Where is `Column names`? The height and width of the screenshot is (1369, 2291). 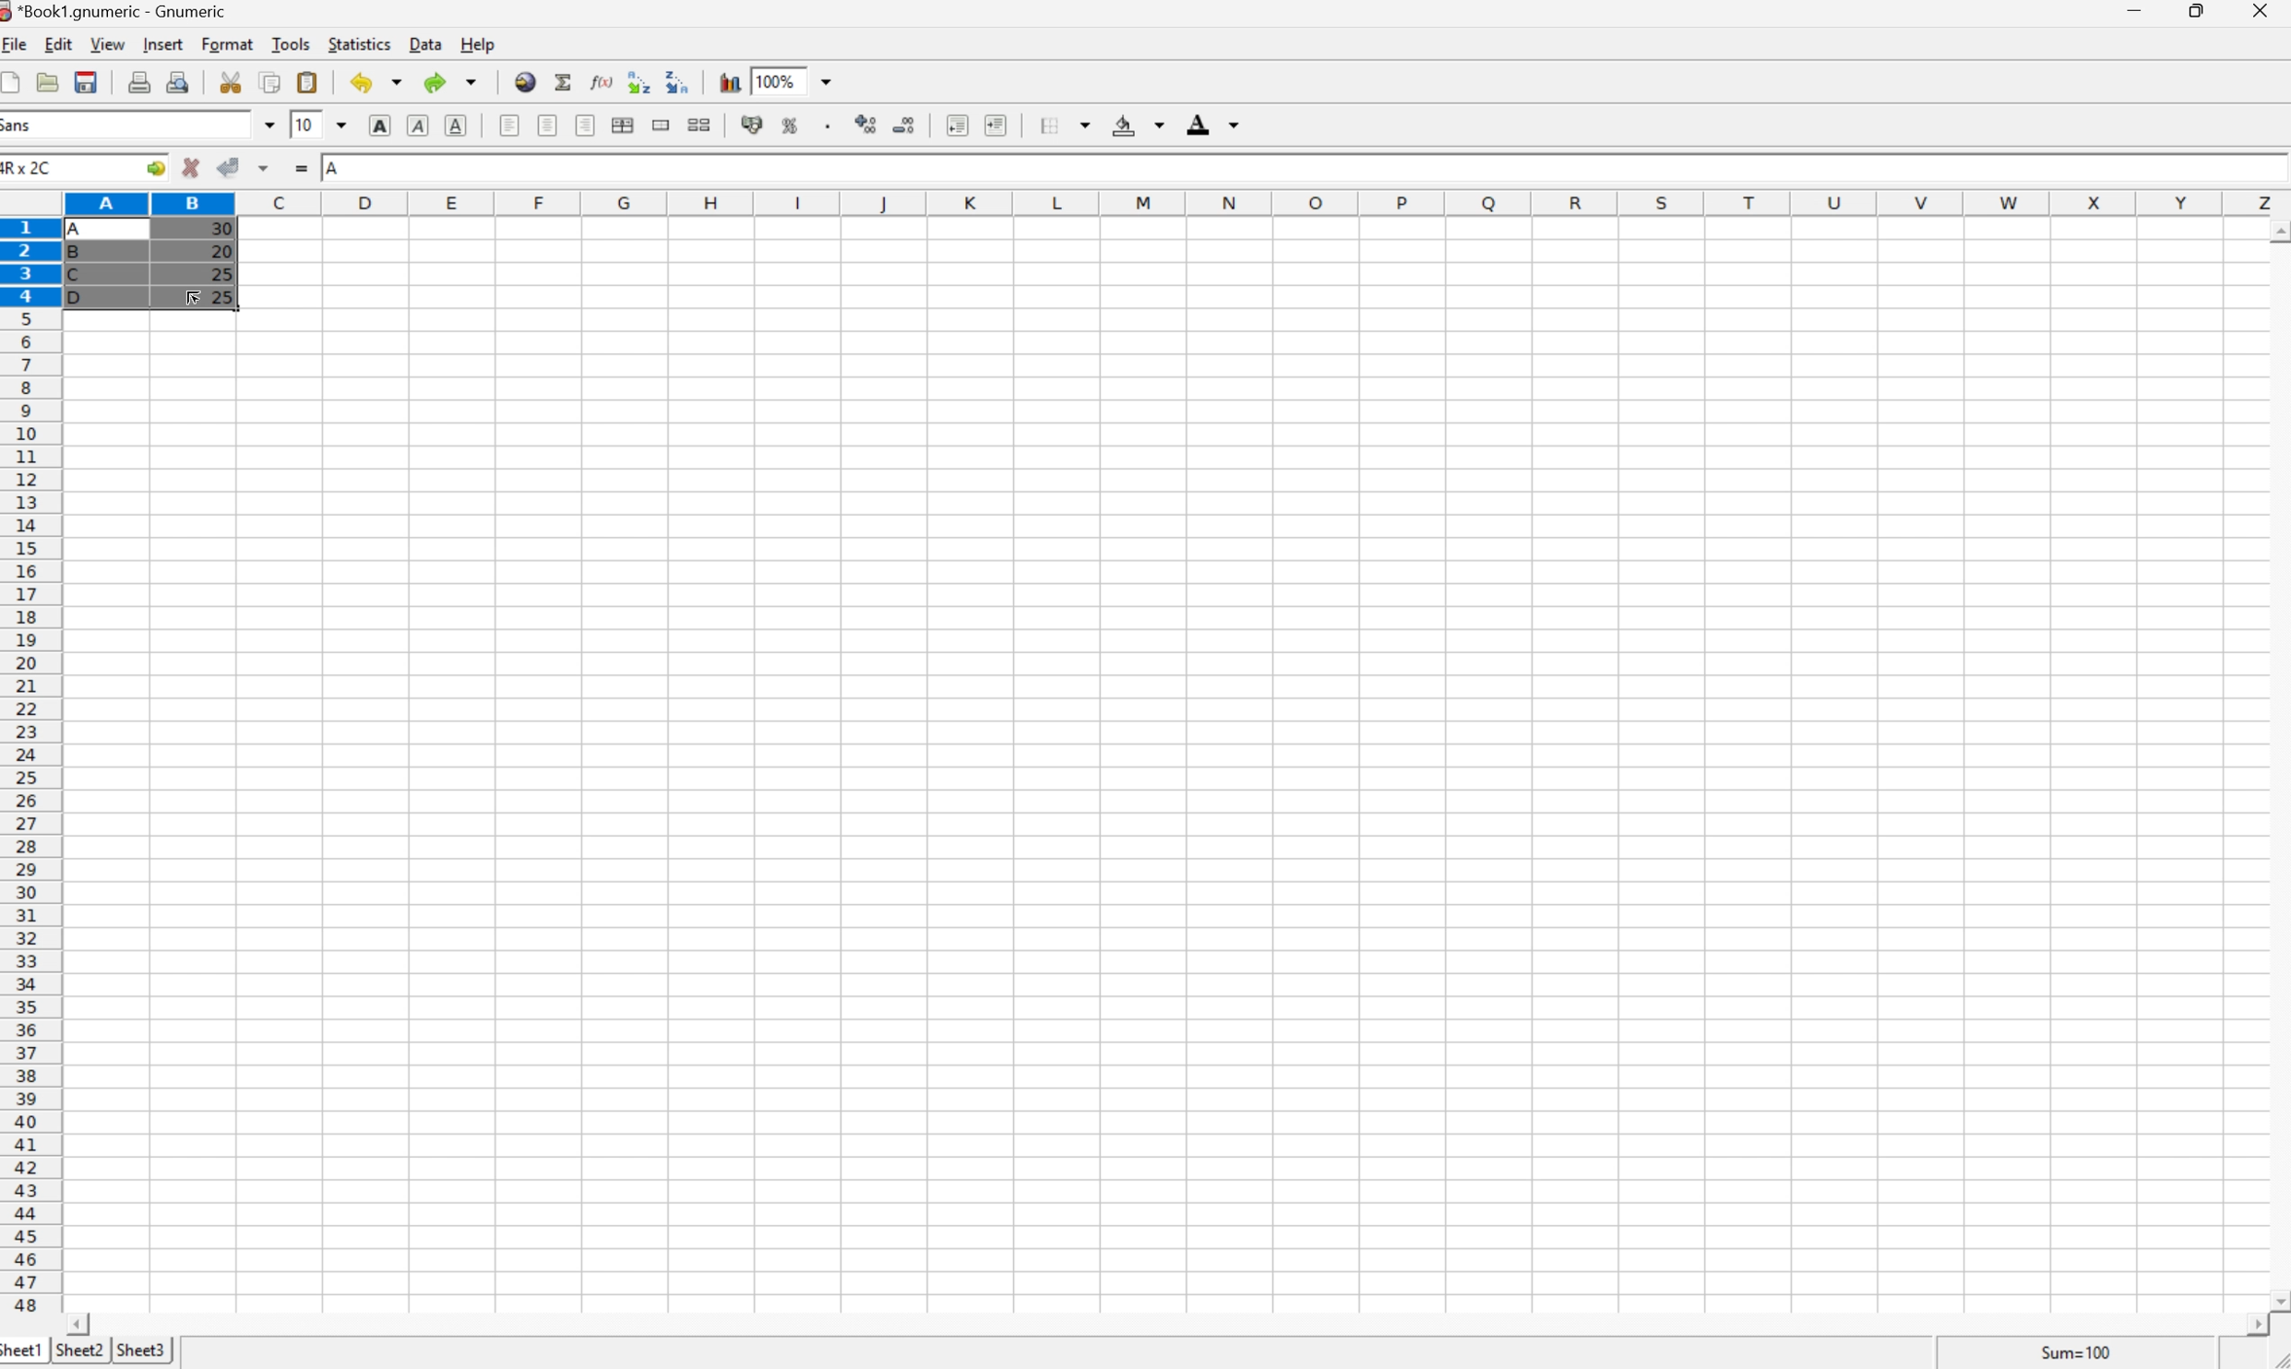
Column names is located at coordinates (1175, 201).